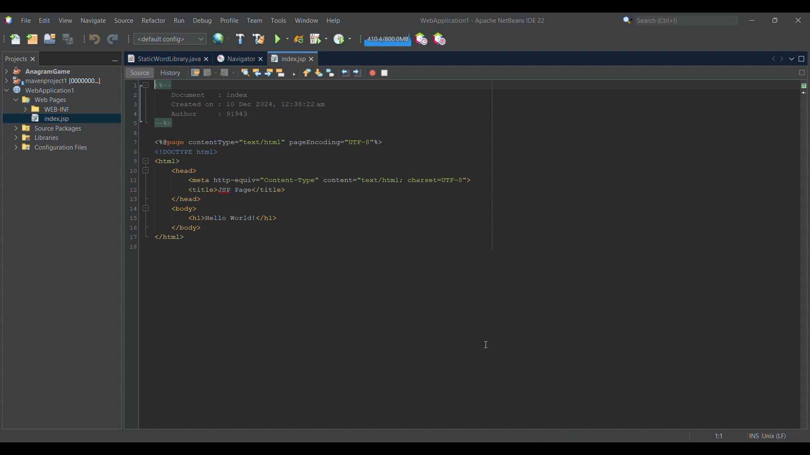 The image size is (810, 455). I want to click on Next bookmark, so click(319, 73).